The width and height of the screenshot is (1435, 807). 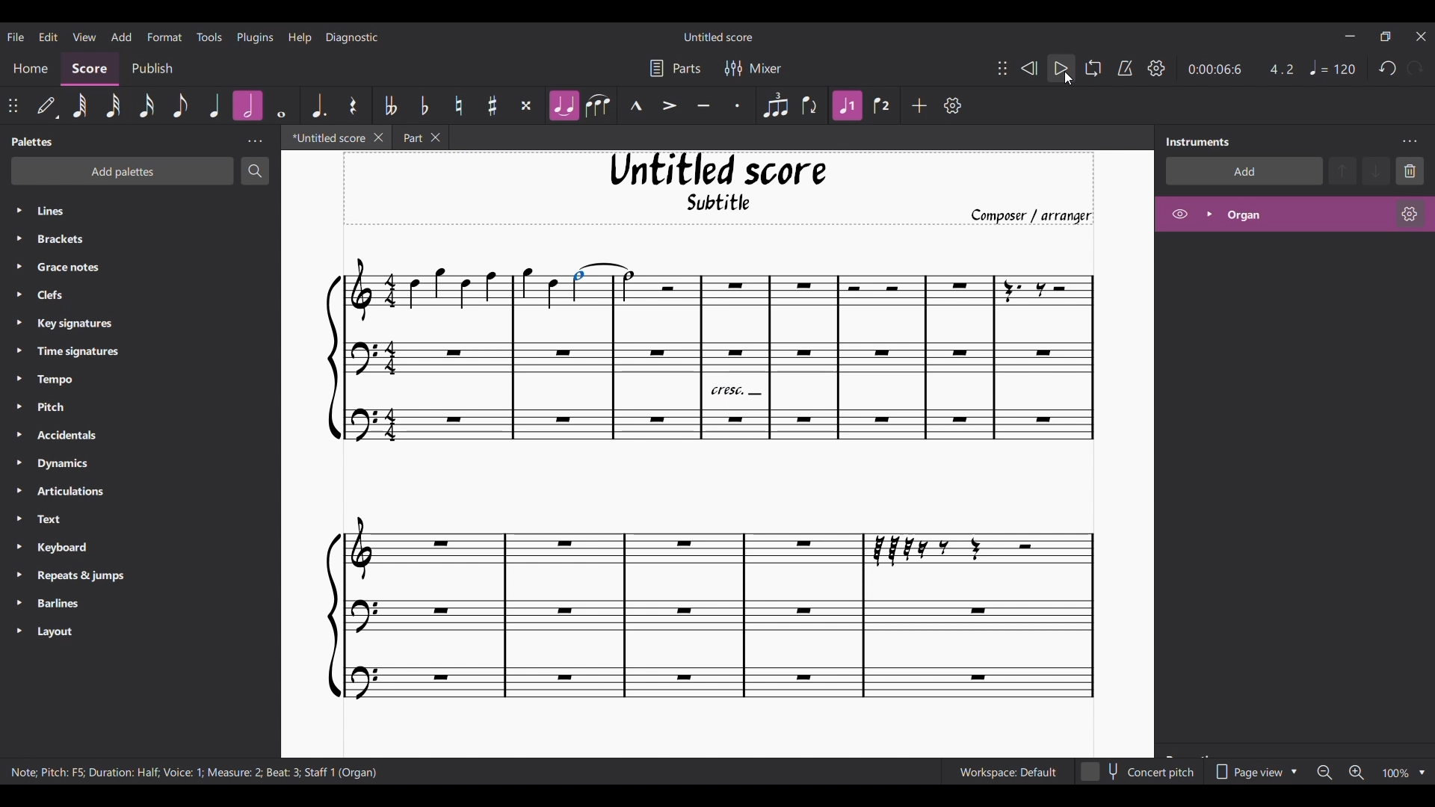 What do you see at coordinates (1002, 67) in the screenshot?
I see `Change position of toolbar` at bounding box center [1002, 67].